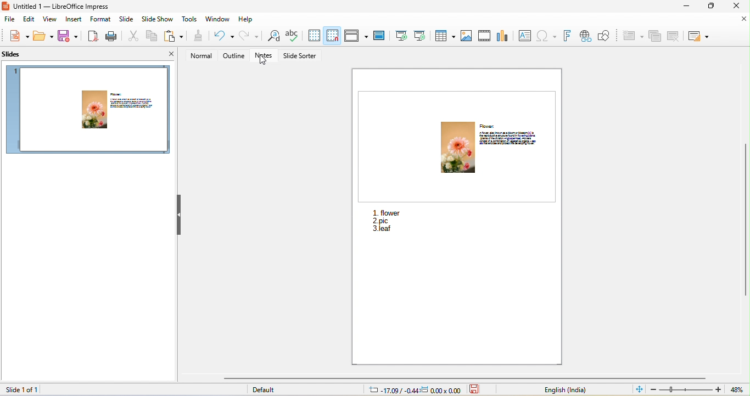  I want to click on chart, so click(501, 35).